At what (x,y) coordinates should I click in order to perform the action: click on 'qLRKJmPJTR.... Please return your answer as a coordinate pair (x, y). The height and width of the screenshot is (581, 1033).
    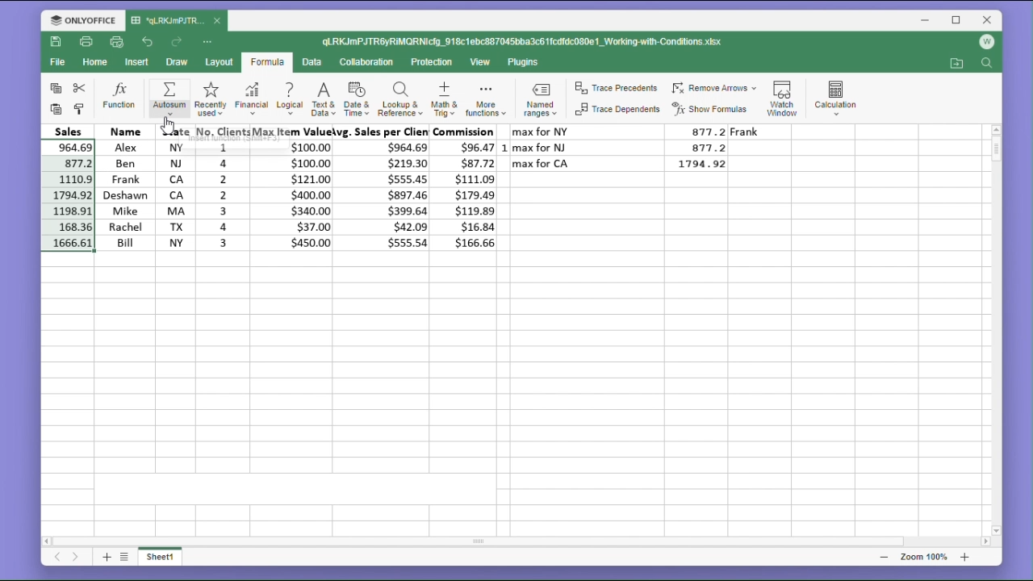
    Looking at the image, I should click on (168, 20).